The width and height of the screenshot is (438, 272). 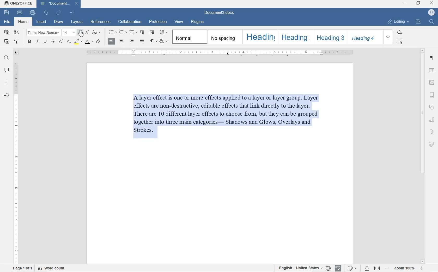 I want to click on HEADING 1, so click(x=260, y=37).